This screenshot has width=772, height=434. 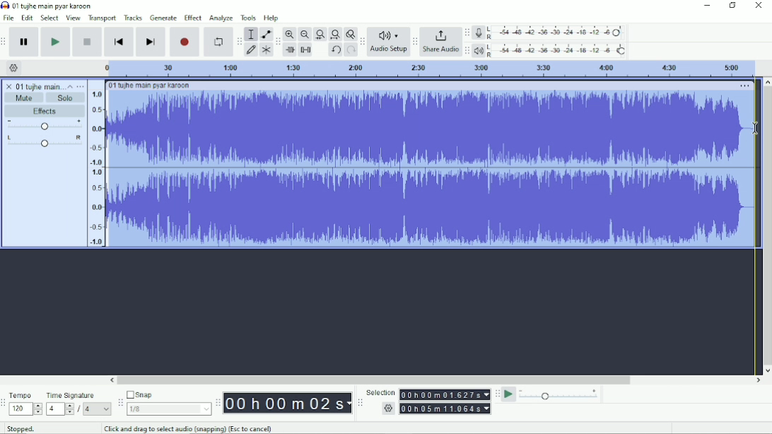 What do you see at coordinates (189, 428) in the screenshot?
I see `Click and drag to select audio` at bounding box center [189, 428].